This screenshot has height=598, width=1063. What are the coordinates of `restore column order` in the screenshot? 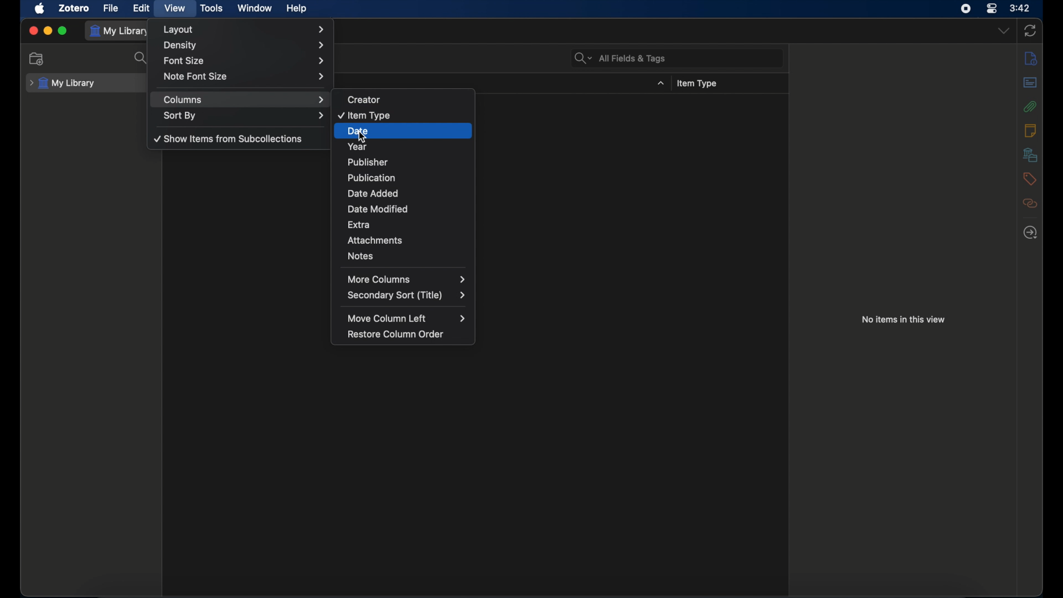 It's located at (398, 334).